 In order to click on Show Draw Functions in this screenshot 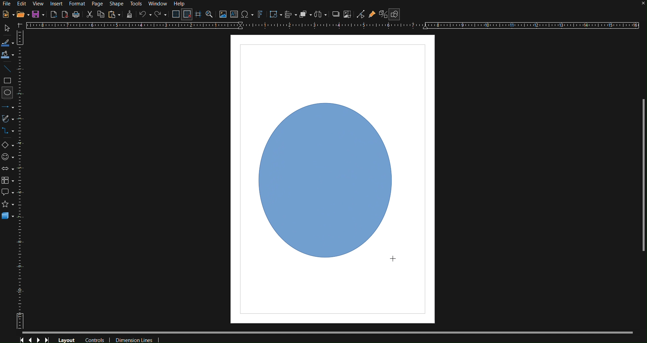, I will do `click(394, 14)`.